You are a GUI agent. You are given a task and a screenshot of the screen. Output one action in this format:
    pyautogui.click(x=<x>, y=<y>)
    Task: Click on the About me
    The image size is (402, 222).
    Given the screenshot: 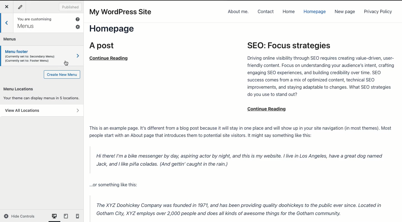 What is the action you would take?
    pyautogui.click(x=238, y=12)
    